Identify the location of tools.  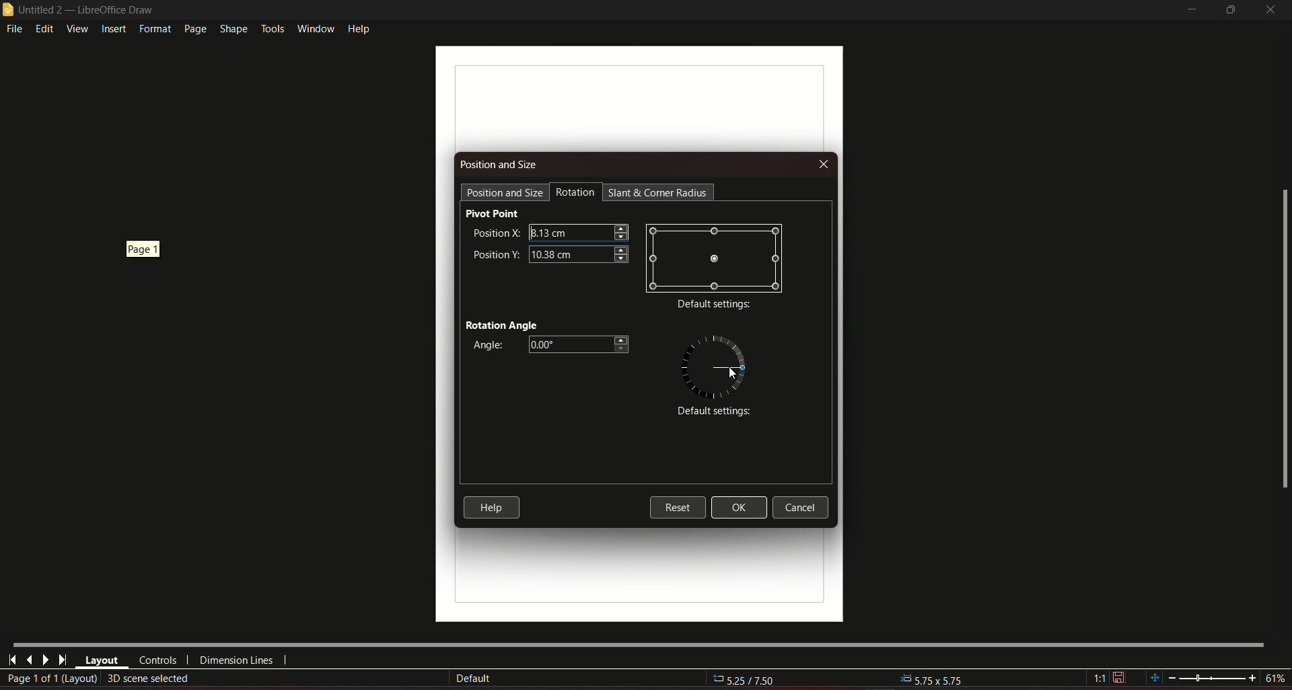
(272, 27).